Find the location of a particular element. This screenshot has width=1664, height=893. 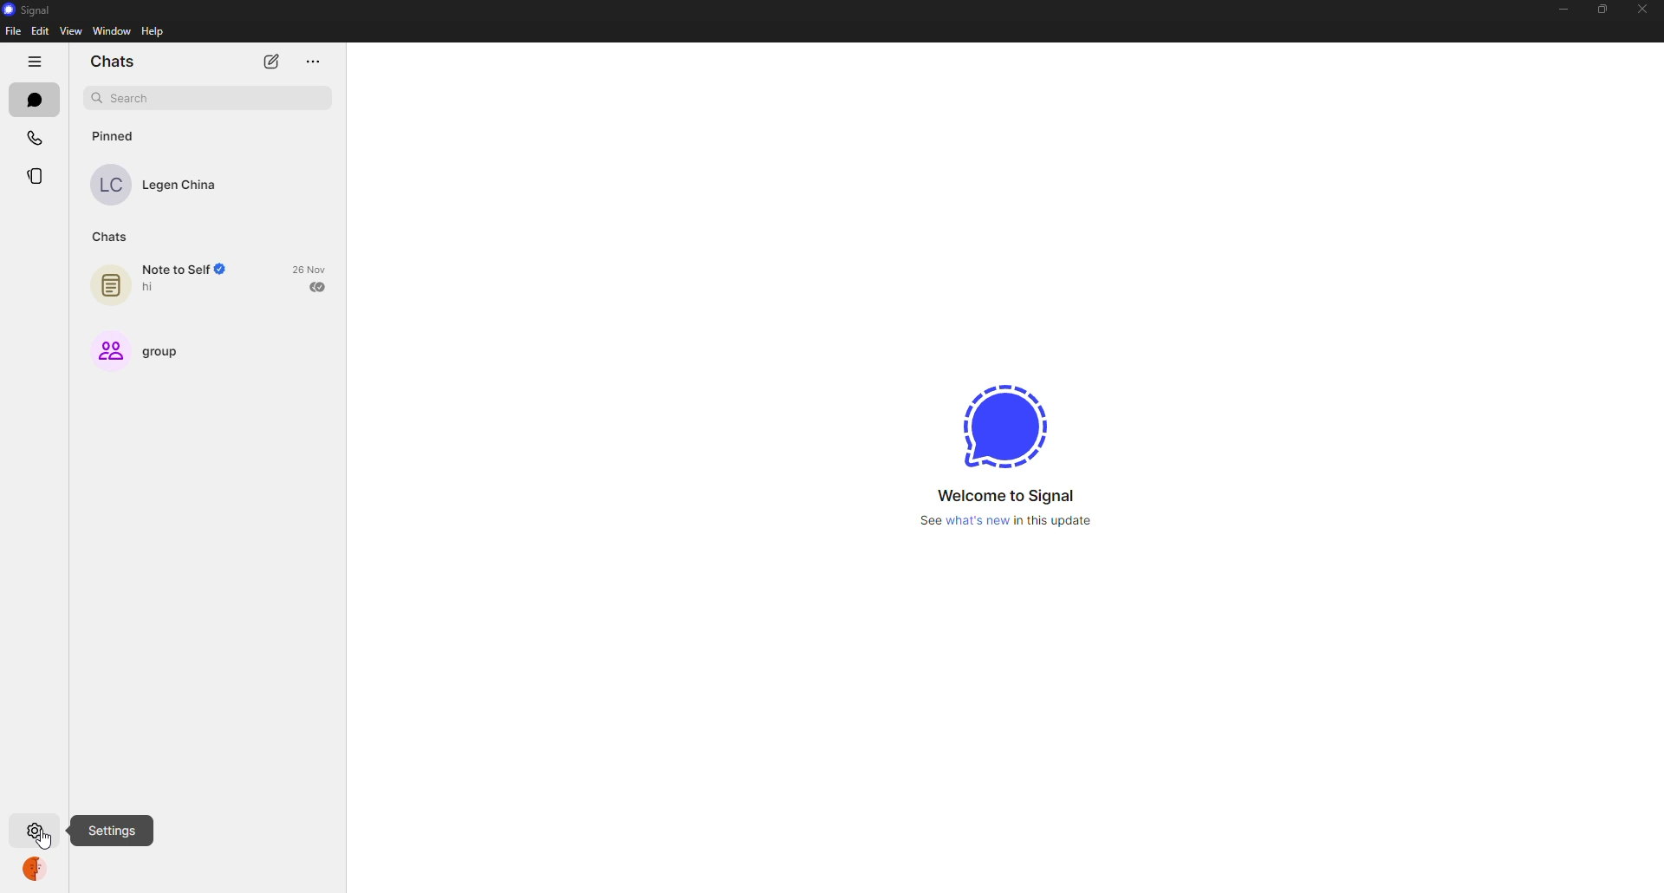

help is located at coordinates (153, 32).